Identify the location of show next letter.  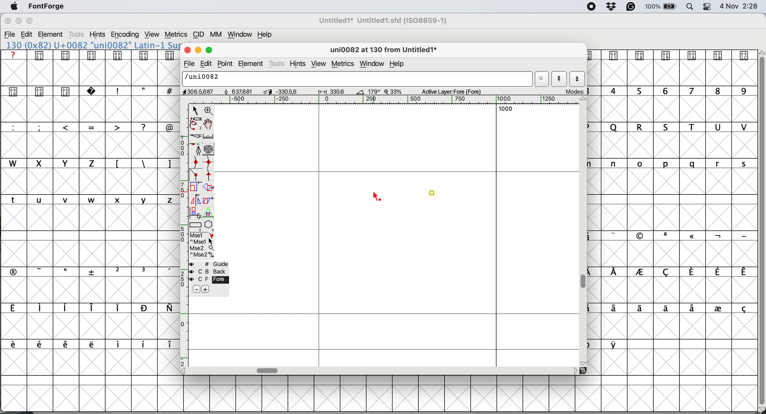
(578, 79).